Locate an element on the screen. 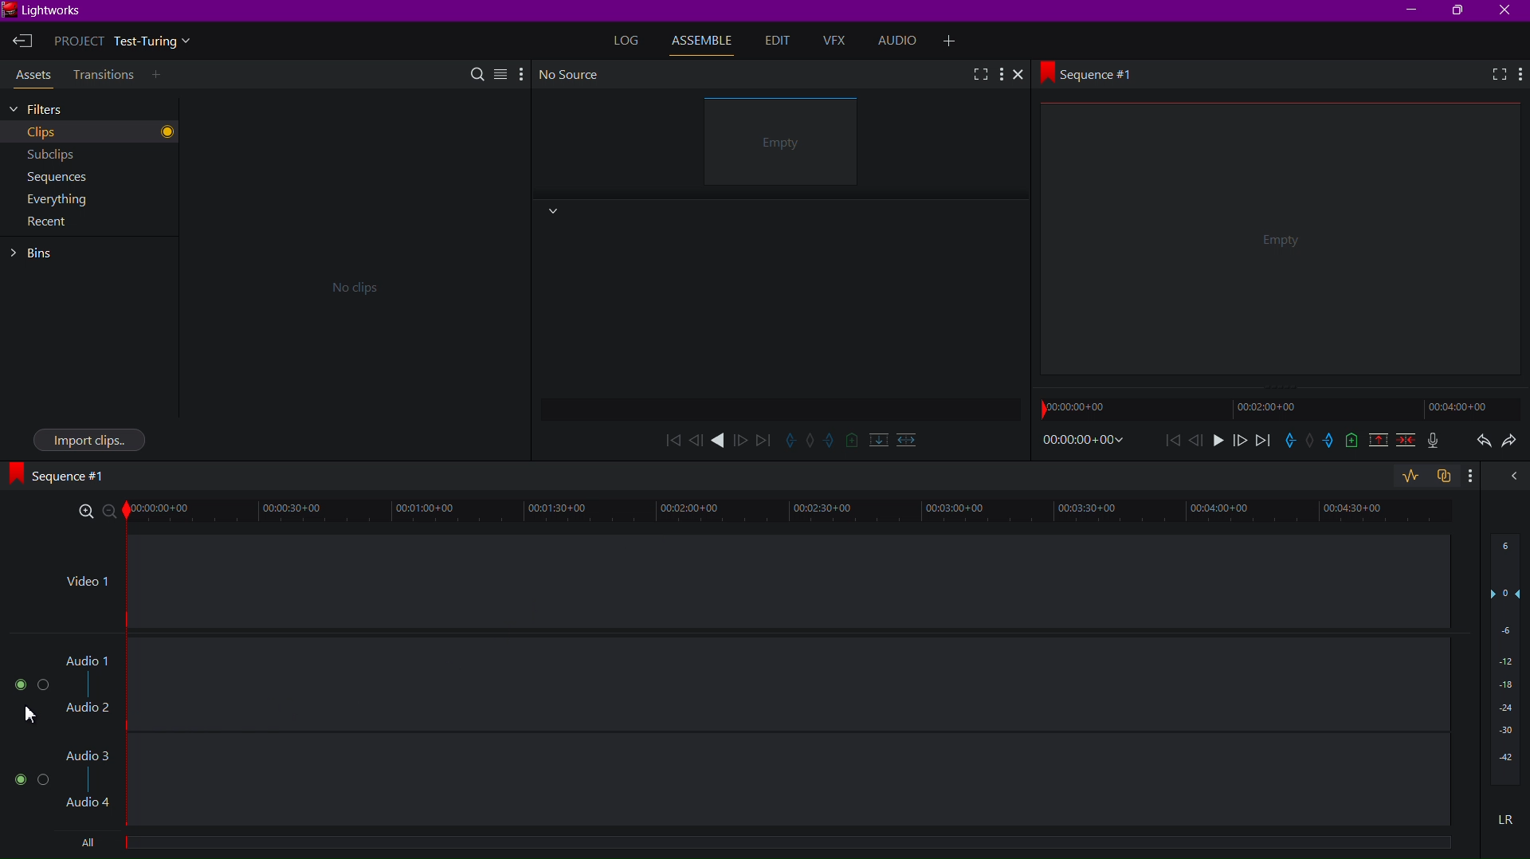 This screenshot has width=1530, height=859. Audio 4 is located at coordinates (92, 806).